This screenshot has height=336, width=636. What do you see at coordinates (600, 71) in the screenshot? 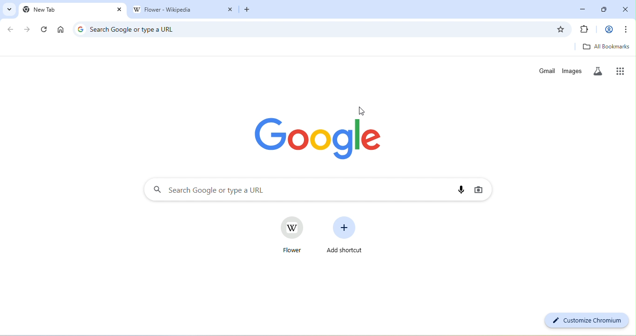
I see `search labs` at bounding box center [600, 71].